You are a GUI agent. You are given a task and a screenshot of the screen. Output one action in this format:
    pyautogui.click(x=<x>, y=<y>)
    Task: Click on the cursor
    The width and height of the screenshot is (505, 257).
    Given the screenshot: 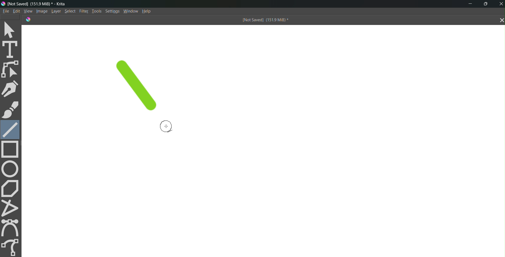 What is the action you would take?
    pyautogui.click(x=167, y=126)
    